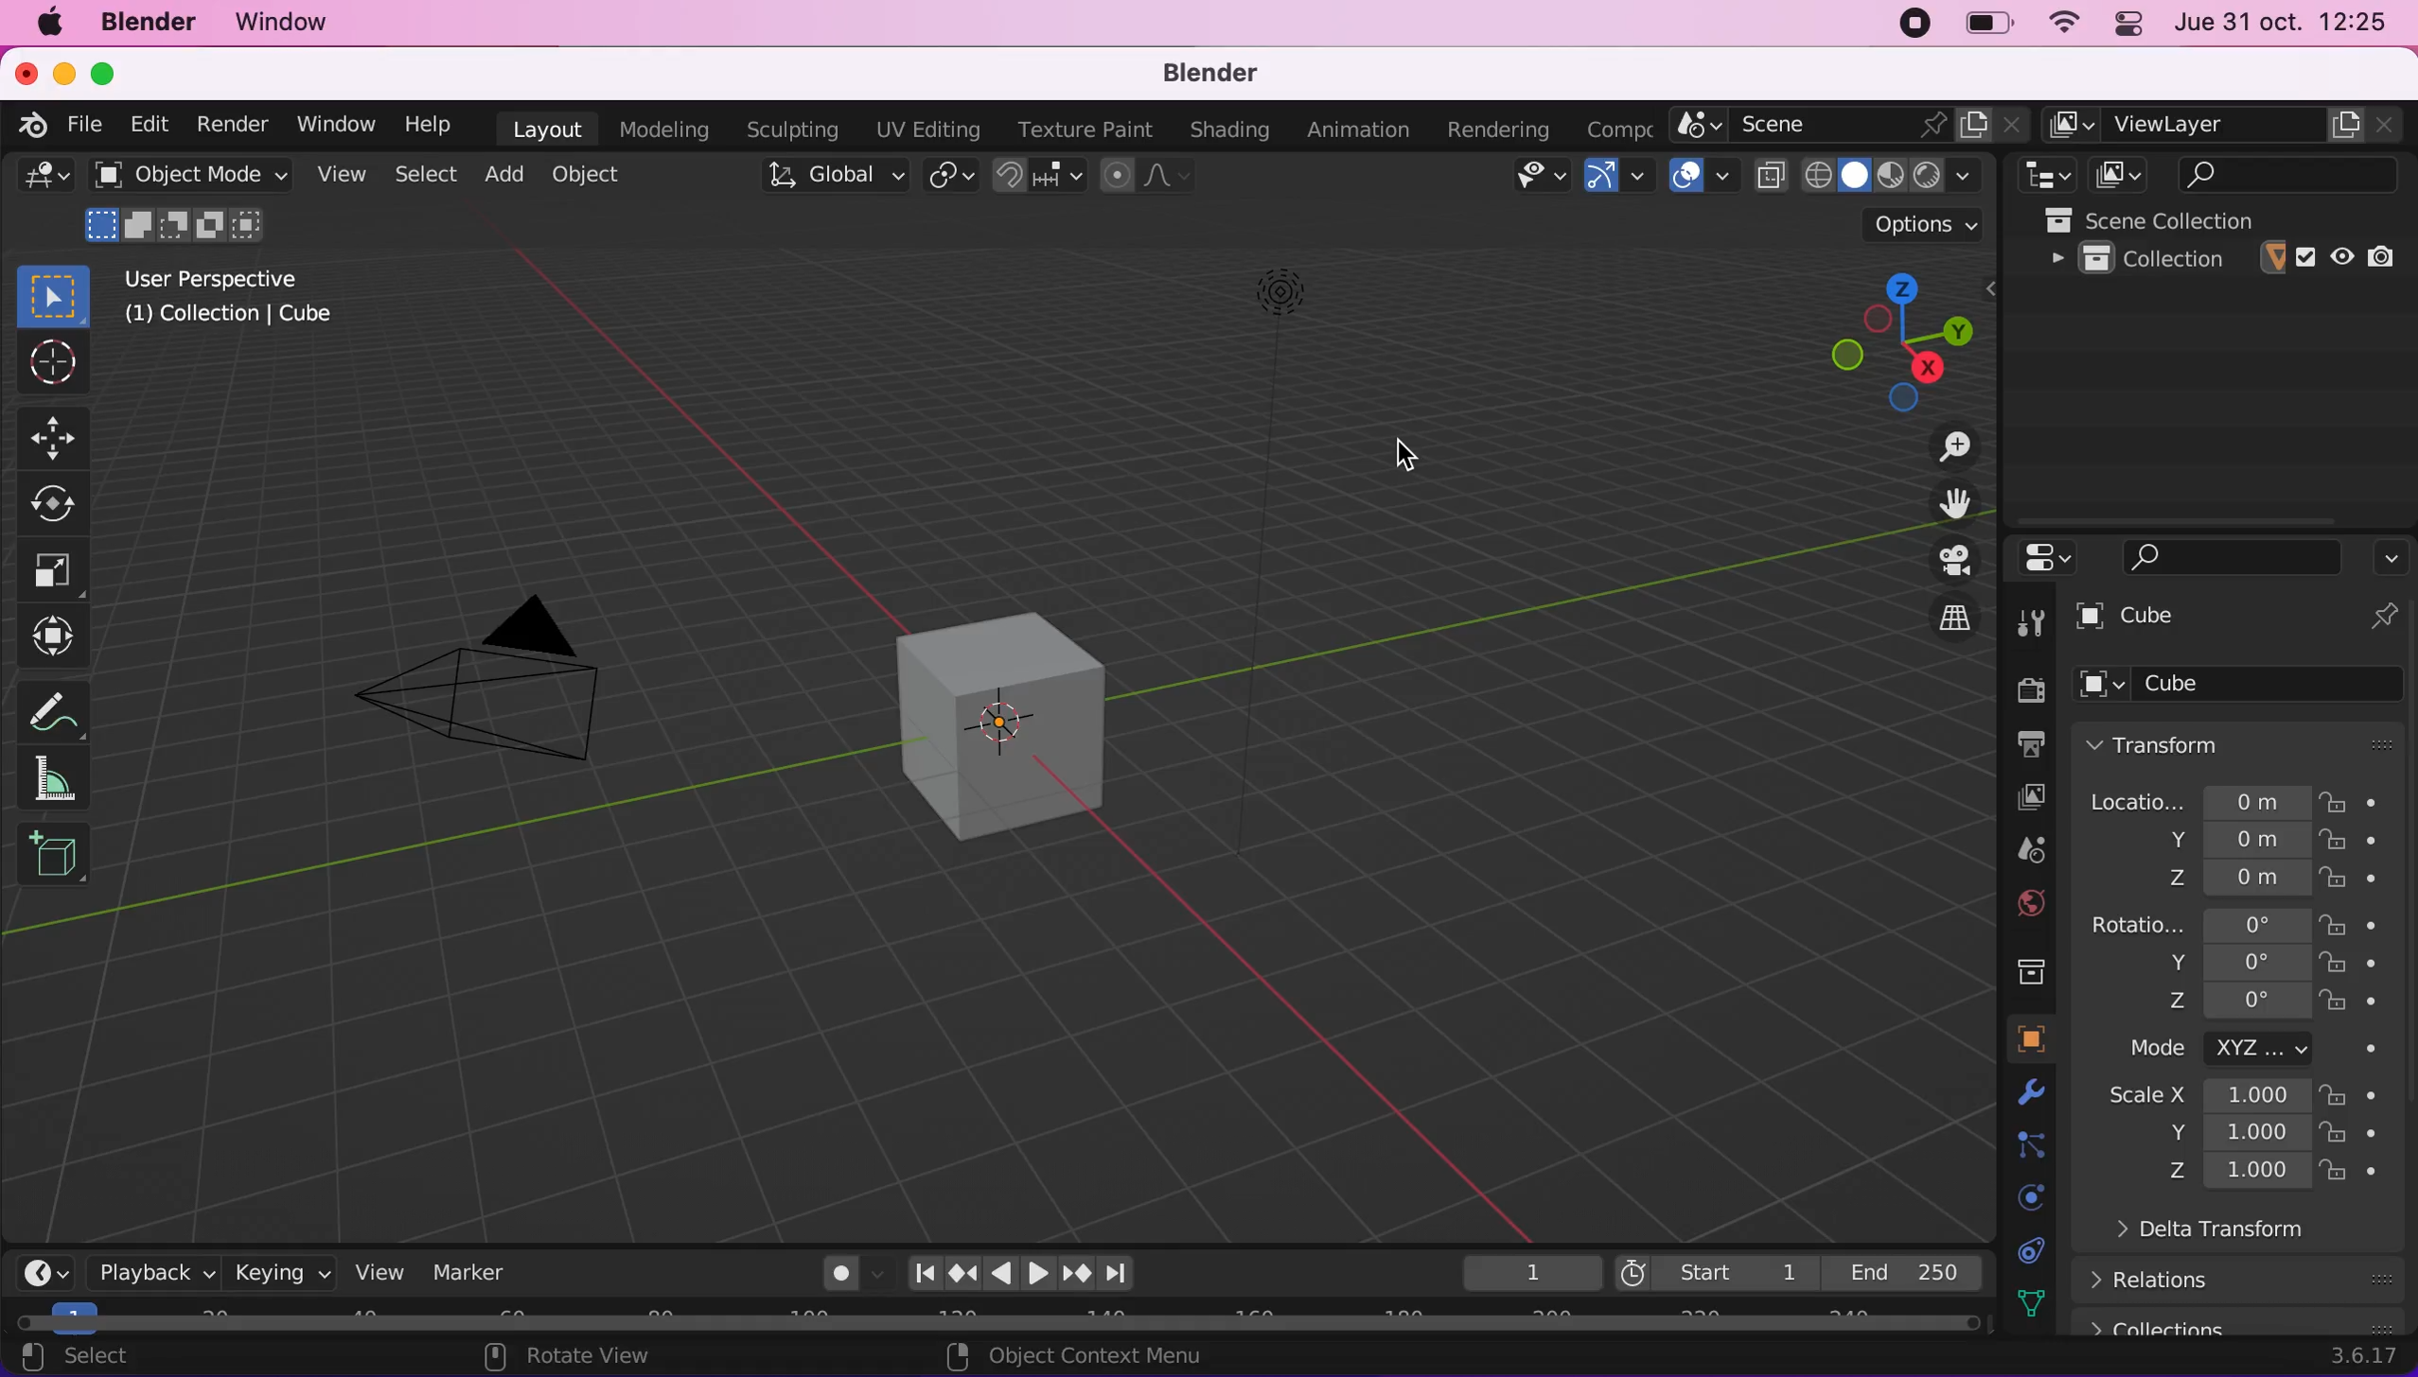  Describe the element at coordinates (2233, 962) in the screenshot. I see `y 0` at that location.